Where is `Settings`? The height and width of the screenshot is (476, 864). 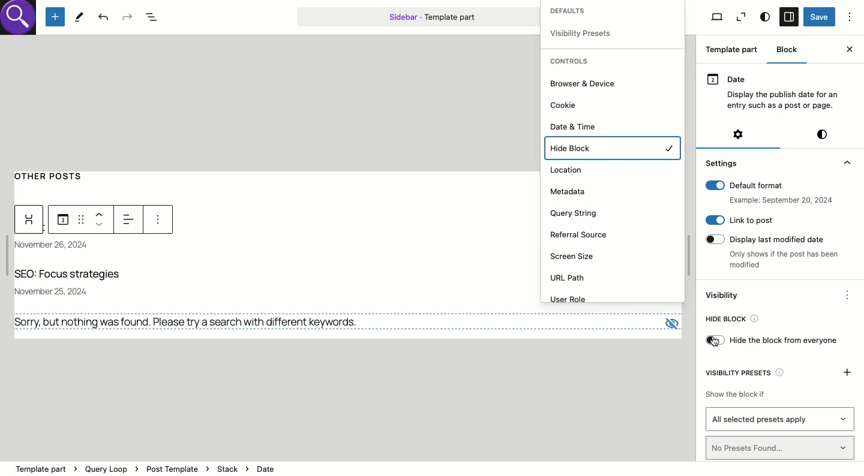
Settings is located at coordinates (723, 162).